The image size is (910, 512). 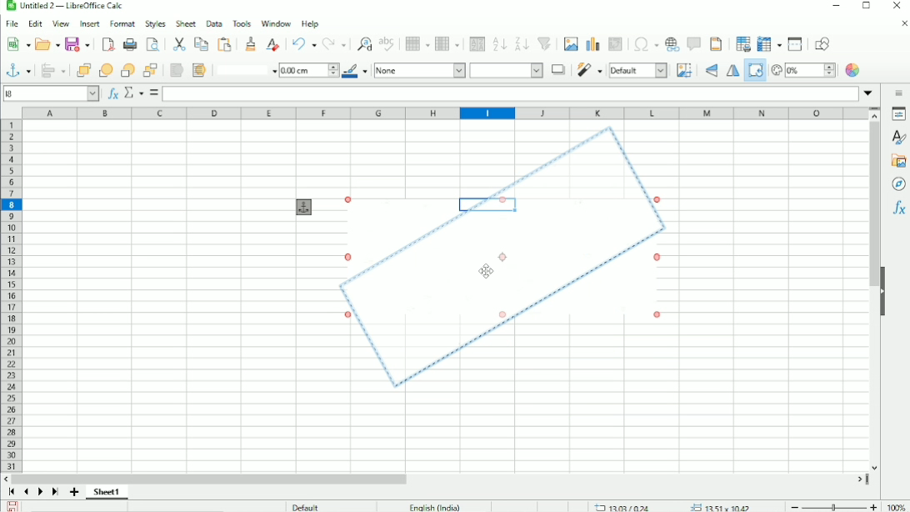 I want to click on Edit, so click(x=35, y=24).